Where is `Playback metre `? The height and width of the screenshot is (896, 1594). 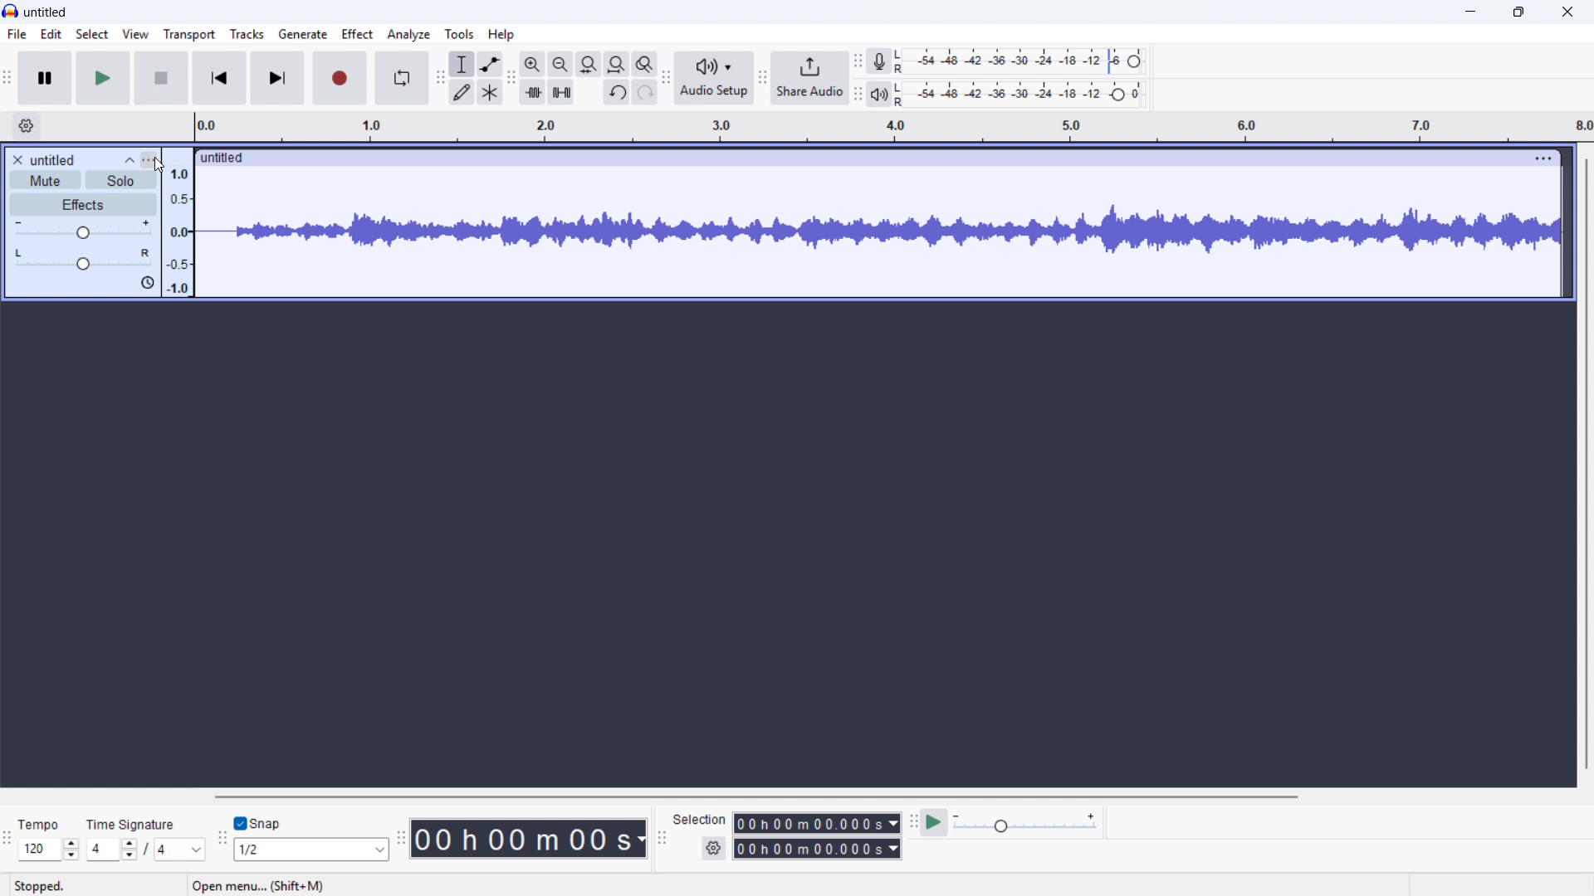
Playback metre  is located at coordinates (879, 95).